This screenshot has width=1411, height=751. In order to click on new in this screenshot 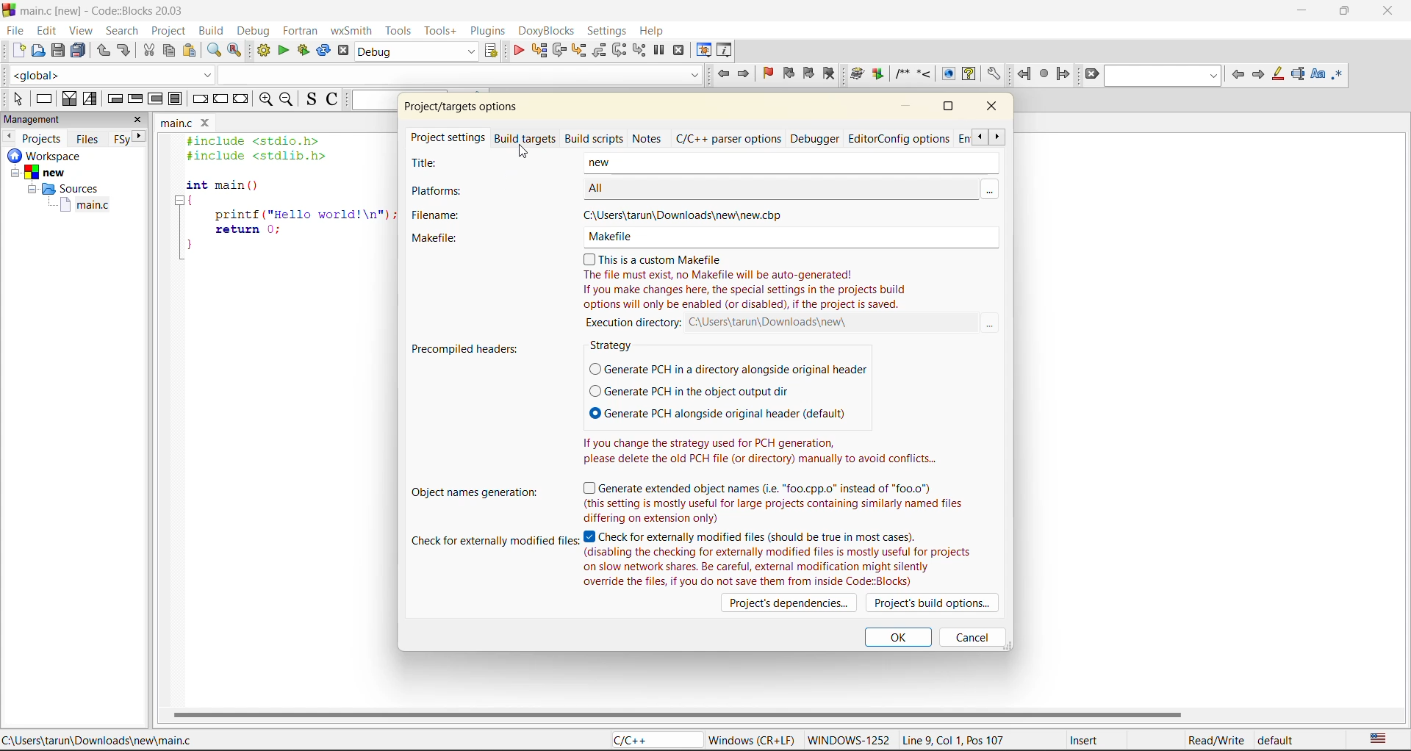, I will do `click(786, 165)`.